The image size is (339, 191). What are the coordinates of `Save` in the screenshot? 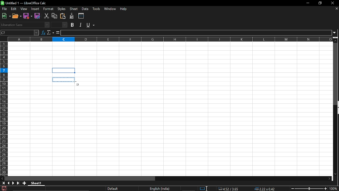 It's located at (3, 188).